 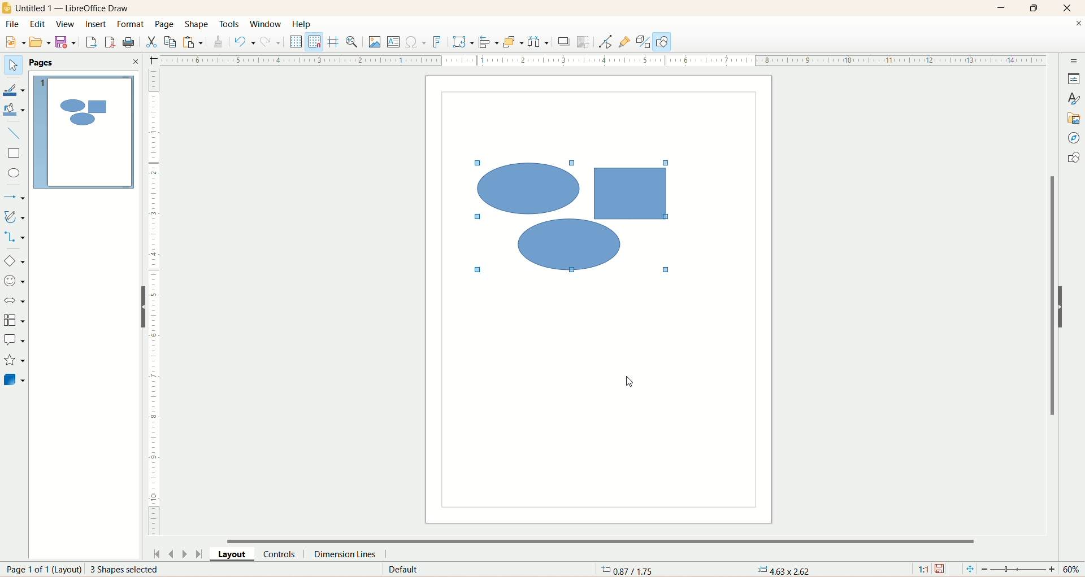 What do you see at coordinates (942, 569) in the screenshot?
I see `save` at bounding box center [942, 569].